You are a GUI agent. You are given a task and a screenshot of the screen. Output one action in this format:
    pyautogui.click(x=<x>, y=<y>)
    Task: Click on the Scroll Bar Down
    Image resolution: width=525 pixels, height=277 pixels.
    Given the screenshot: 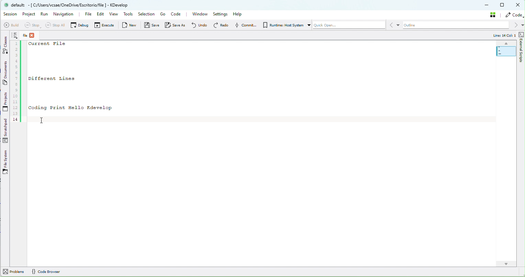 What is the action you would take?
    pyautogui.click(x=506, y=261)
    